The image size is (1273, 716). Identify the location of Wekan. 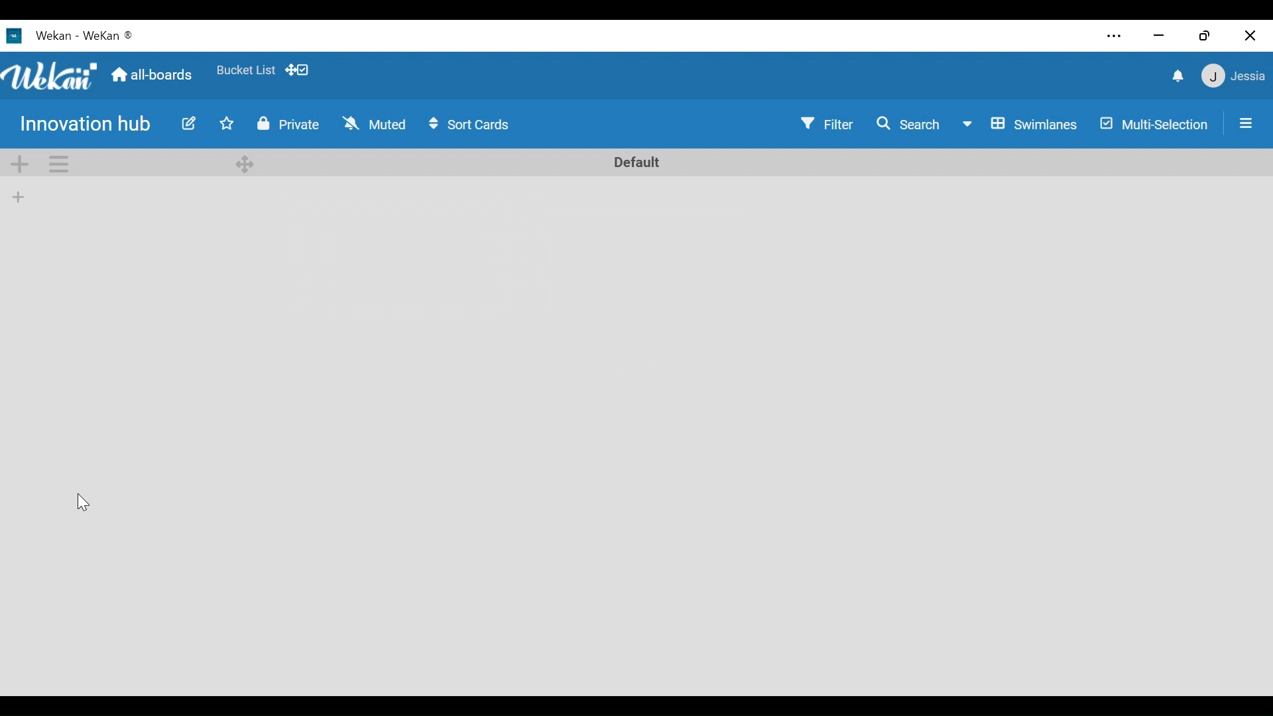
(109, 35).